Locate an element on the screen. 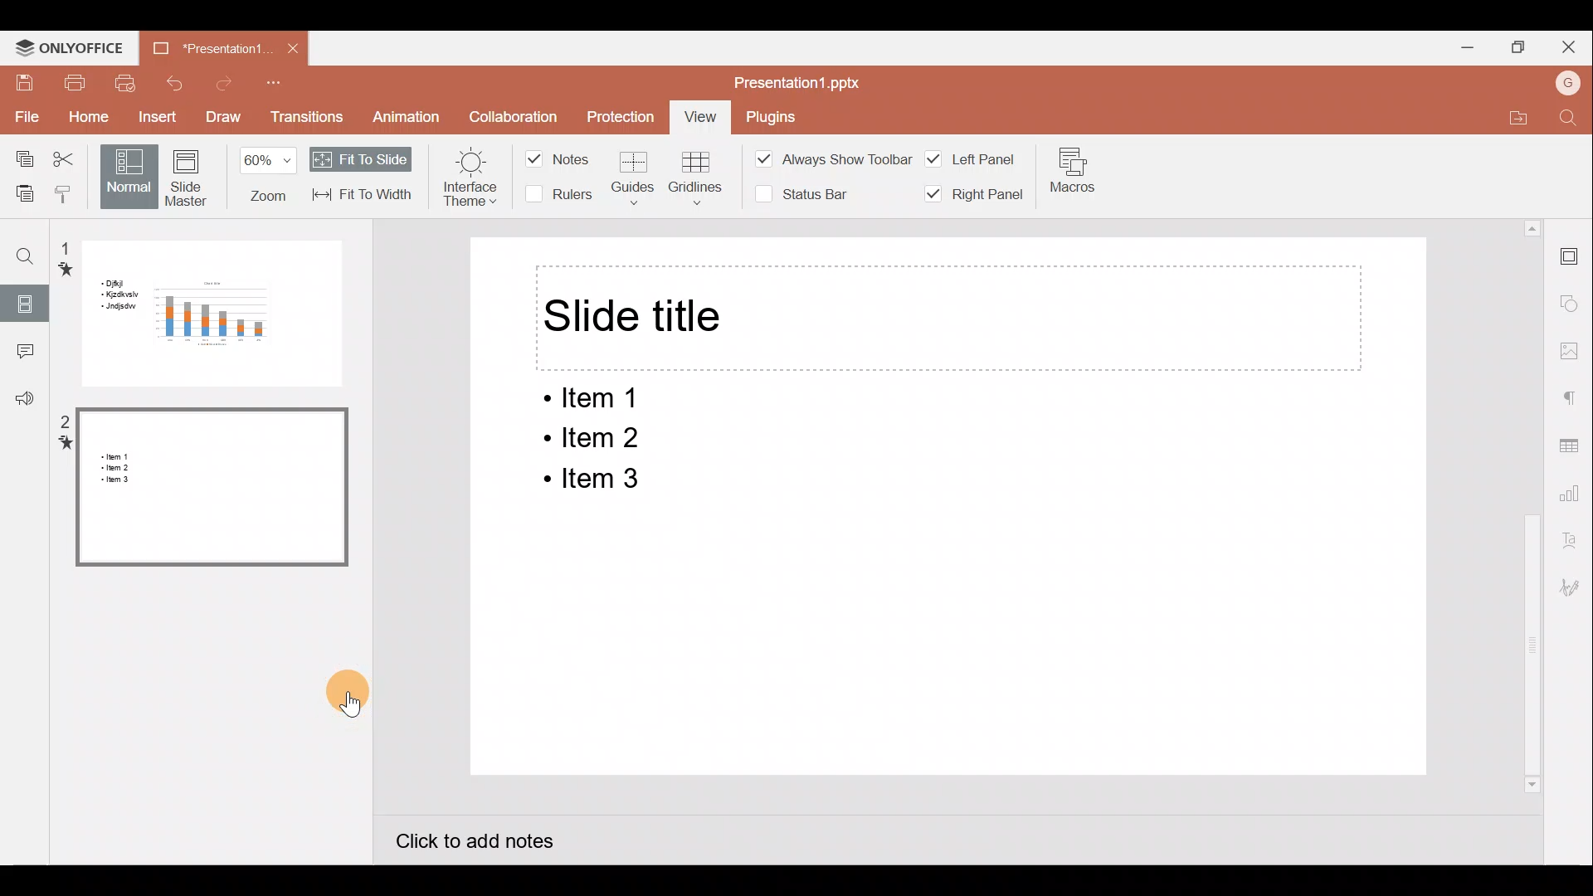  Account name is located at coordinates (1562, 85).